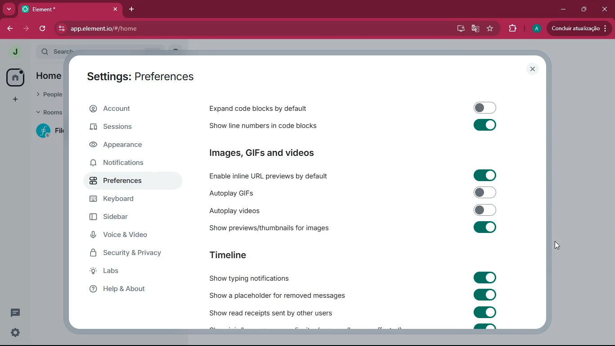  What do you see at coordinates (532, 69) in the screenshot?
I see `close` at bounding box center [532, 69].